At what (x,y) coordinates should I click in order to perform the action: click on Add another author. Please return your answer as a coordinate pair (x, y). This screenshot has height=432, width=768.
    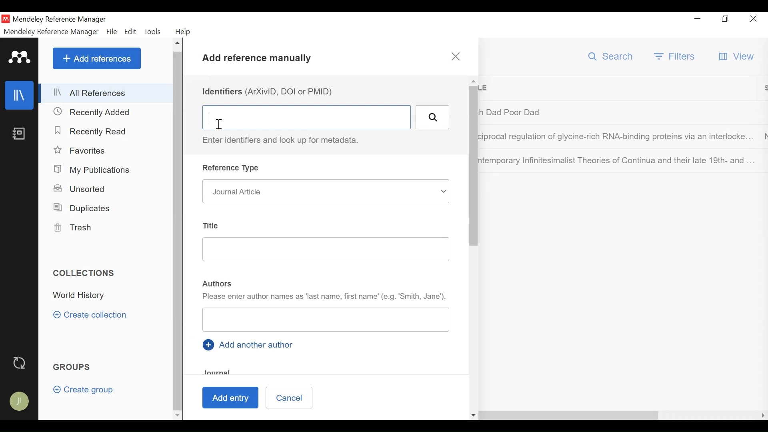
    Looking at the image, I should click on (250, 344).